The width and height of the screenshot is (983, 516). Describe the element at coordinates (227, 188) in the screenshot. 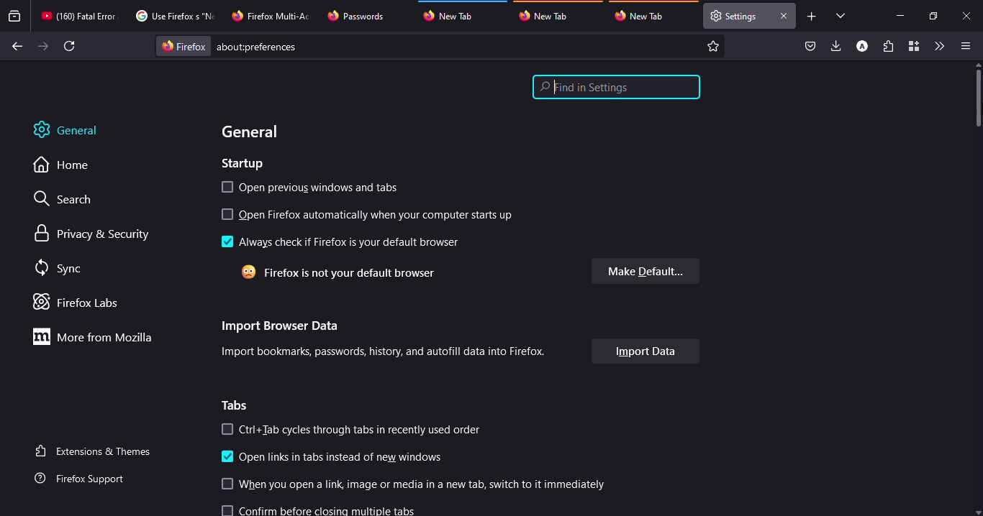

I see `select` at that location.